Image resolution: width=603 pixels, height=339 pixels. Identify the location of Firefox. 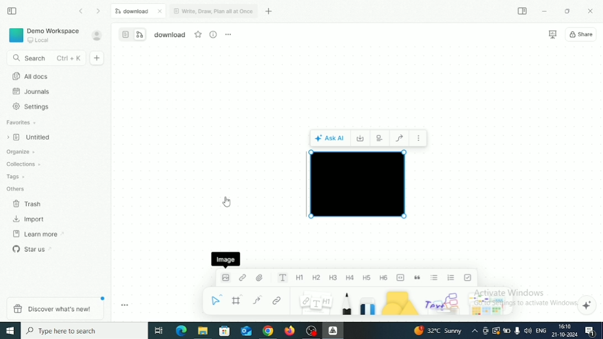
(290, 331).